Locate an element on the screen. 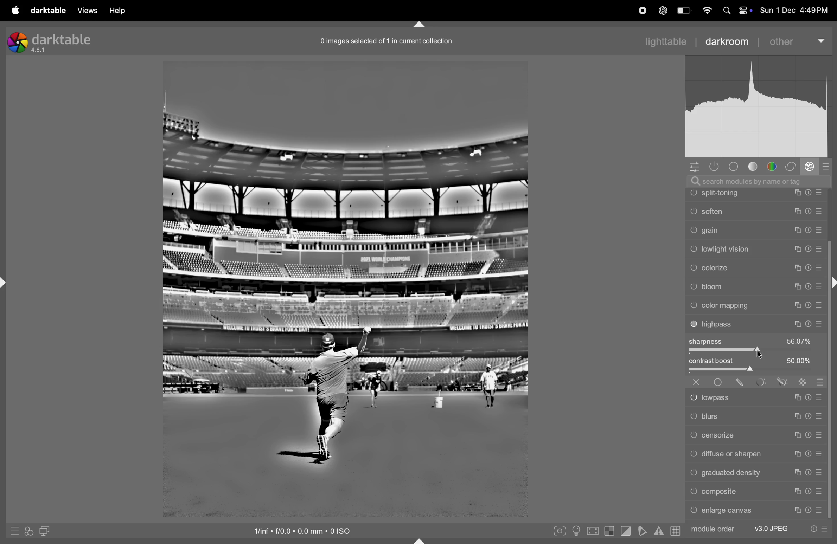 Image resolution: width=837 pixels, height=544 pixels. options is located at coordinates (696, 167).